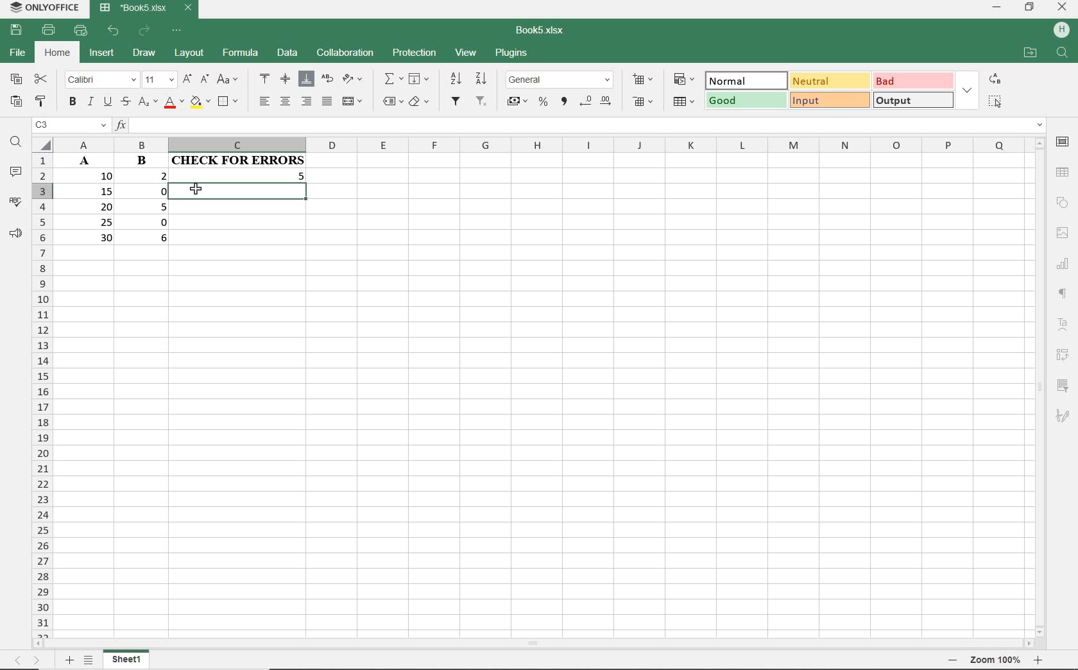 Image resolution: width=1078 pixels, height=670 pixels. What do you see at coordinates (286, 51) in the screenshot?
I see `DATA` at bounding box center [286, 51].